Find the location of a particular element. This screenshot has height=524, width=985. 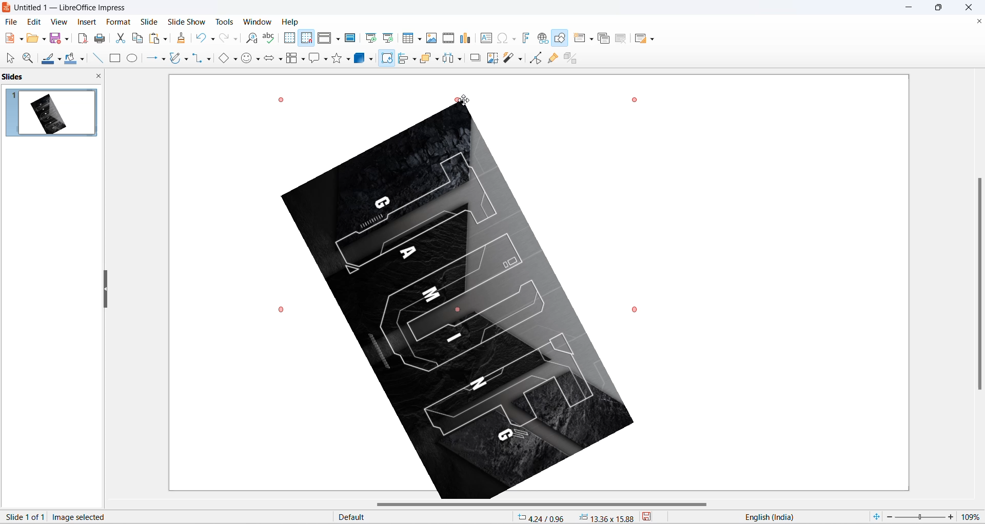

undo is located at coordinates (202, 37).